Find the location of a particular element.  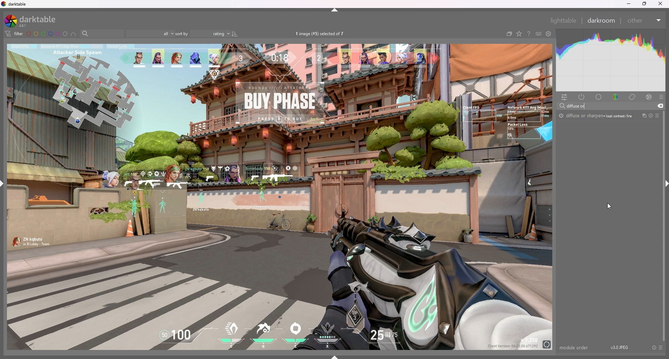

multiple instances action is located at coordinates (642, 116).